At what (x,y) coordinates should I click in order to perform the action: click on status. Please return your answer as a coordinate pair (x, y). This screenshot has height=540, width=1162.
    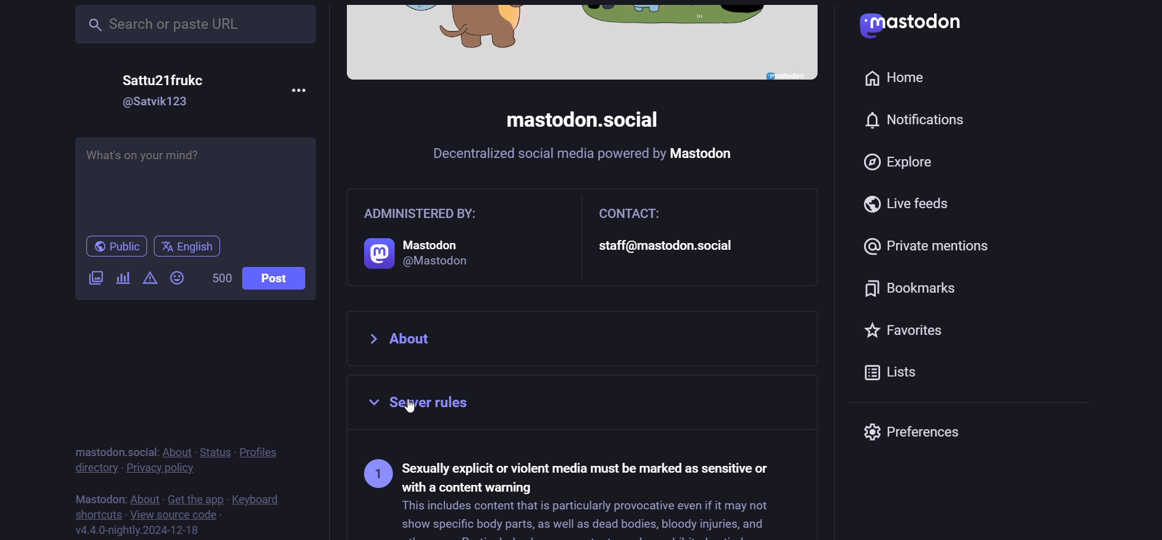
    Looking at the image, I should click on (213, 451).